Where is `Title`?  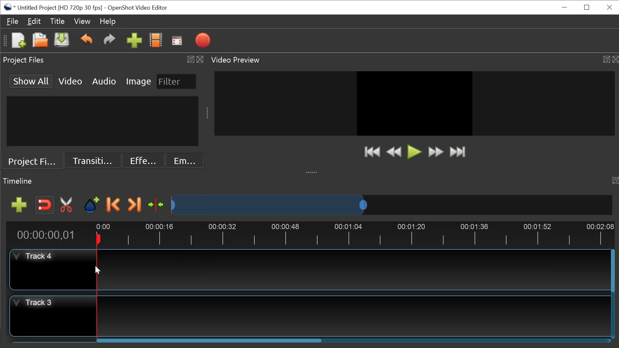 Title is located at coordinates (57, 21).